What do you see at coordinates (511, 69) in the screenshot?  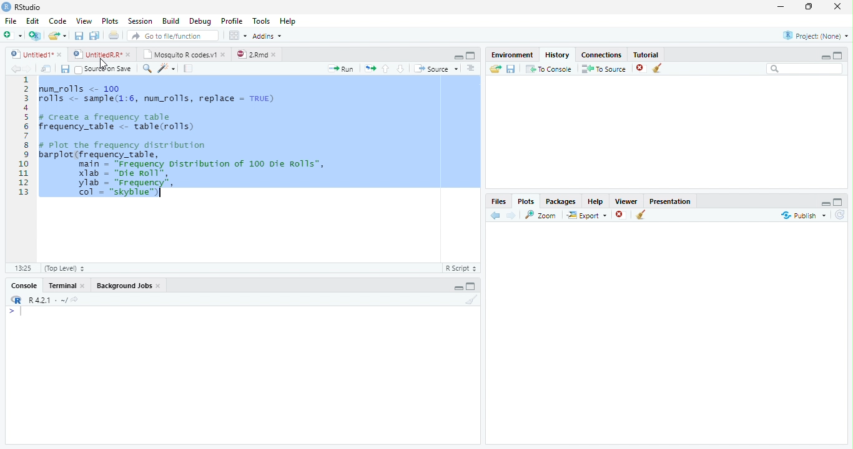 I see `Save File` at bounding box center [511, 69].